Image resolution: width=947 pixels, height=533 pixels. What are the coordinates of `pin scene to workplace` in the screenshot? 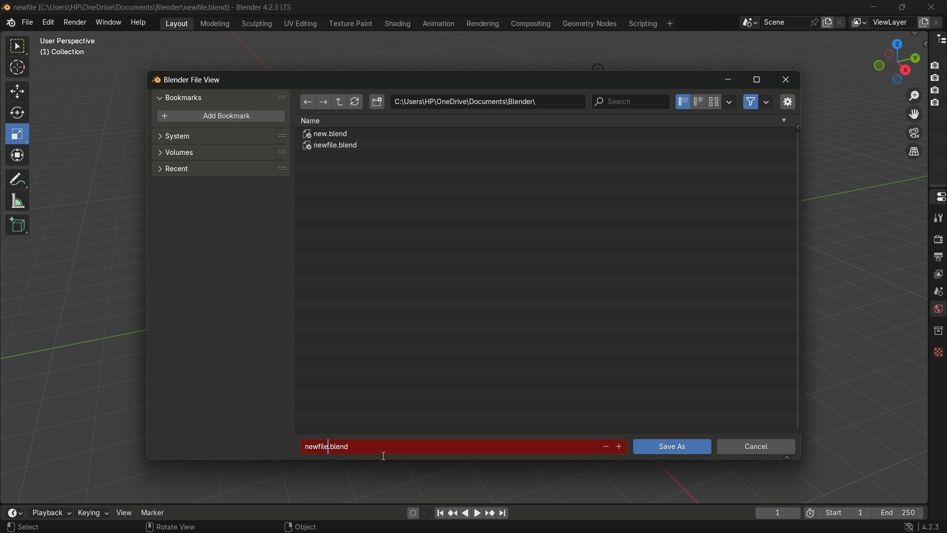 It's located at (815, 22).